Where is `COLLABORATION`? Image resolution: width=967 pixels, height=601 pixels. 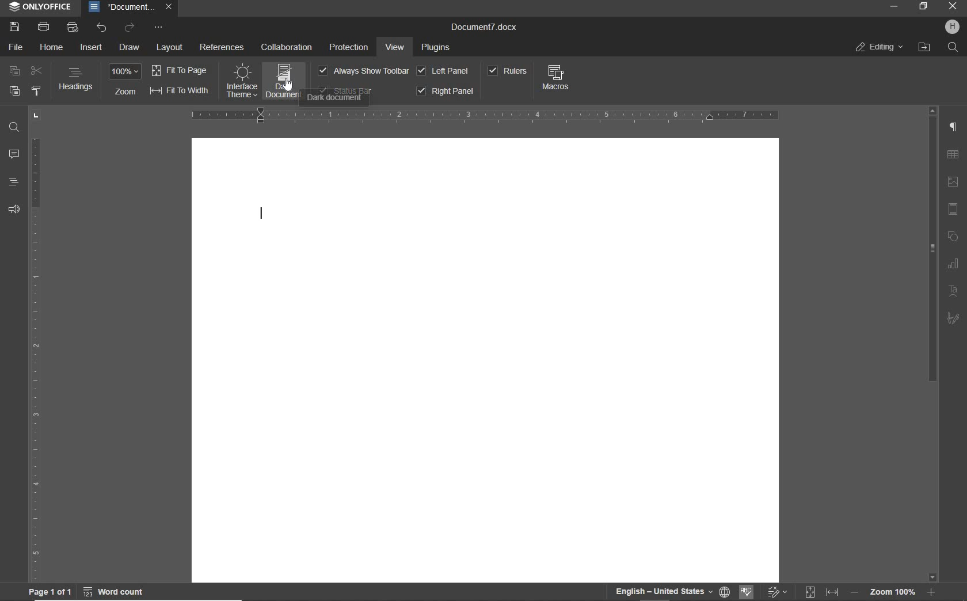 COLLABORATION is located at coordinates (287, 48).